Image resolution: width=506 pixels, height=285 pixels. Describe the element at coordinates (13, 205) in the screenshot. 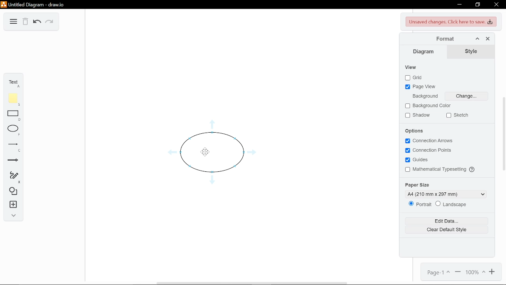

I see `insert` at that location.